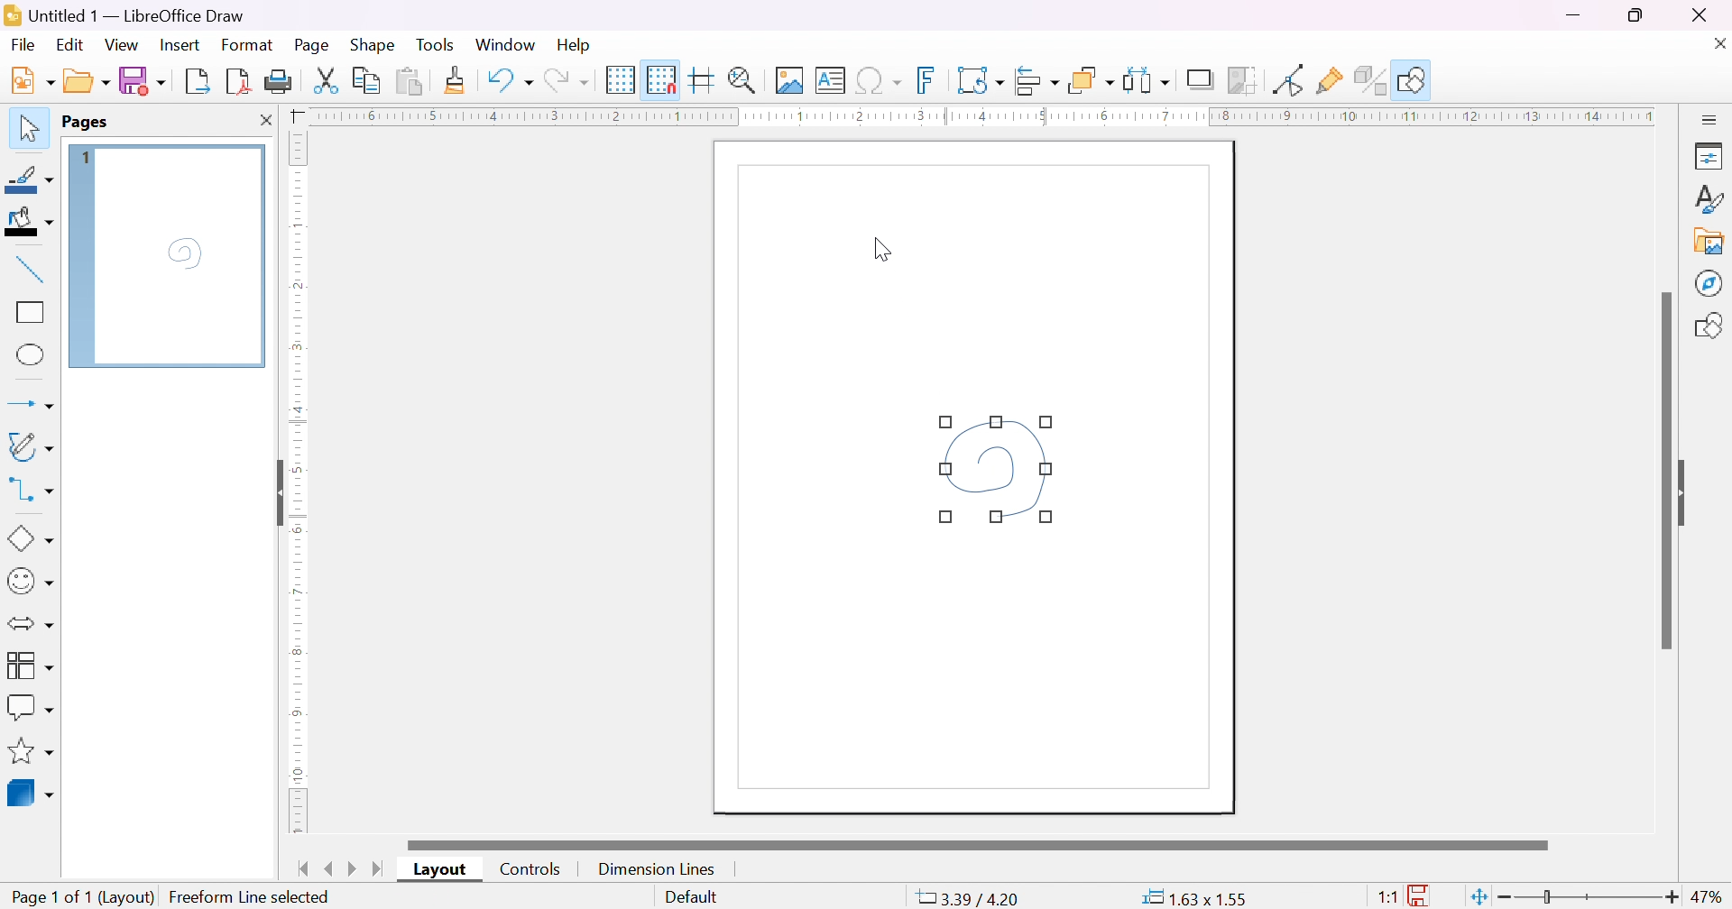 This screenshot has height=909, width=1732. I want to click on callout shapes, so click(31, 706).